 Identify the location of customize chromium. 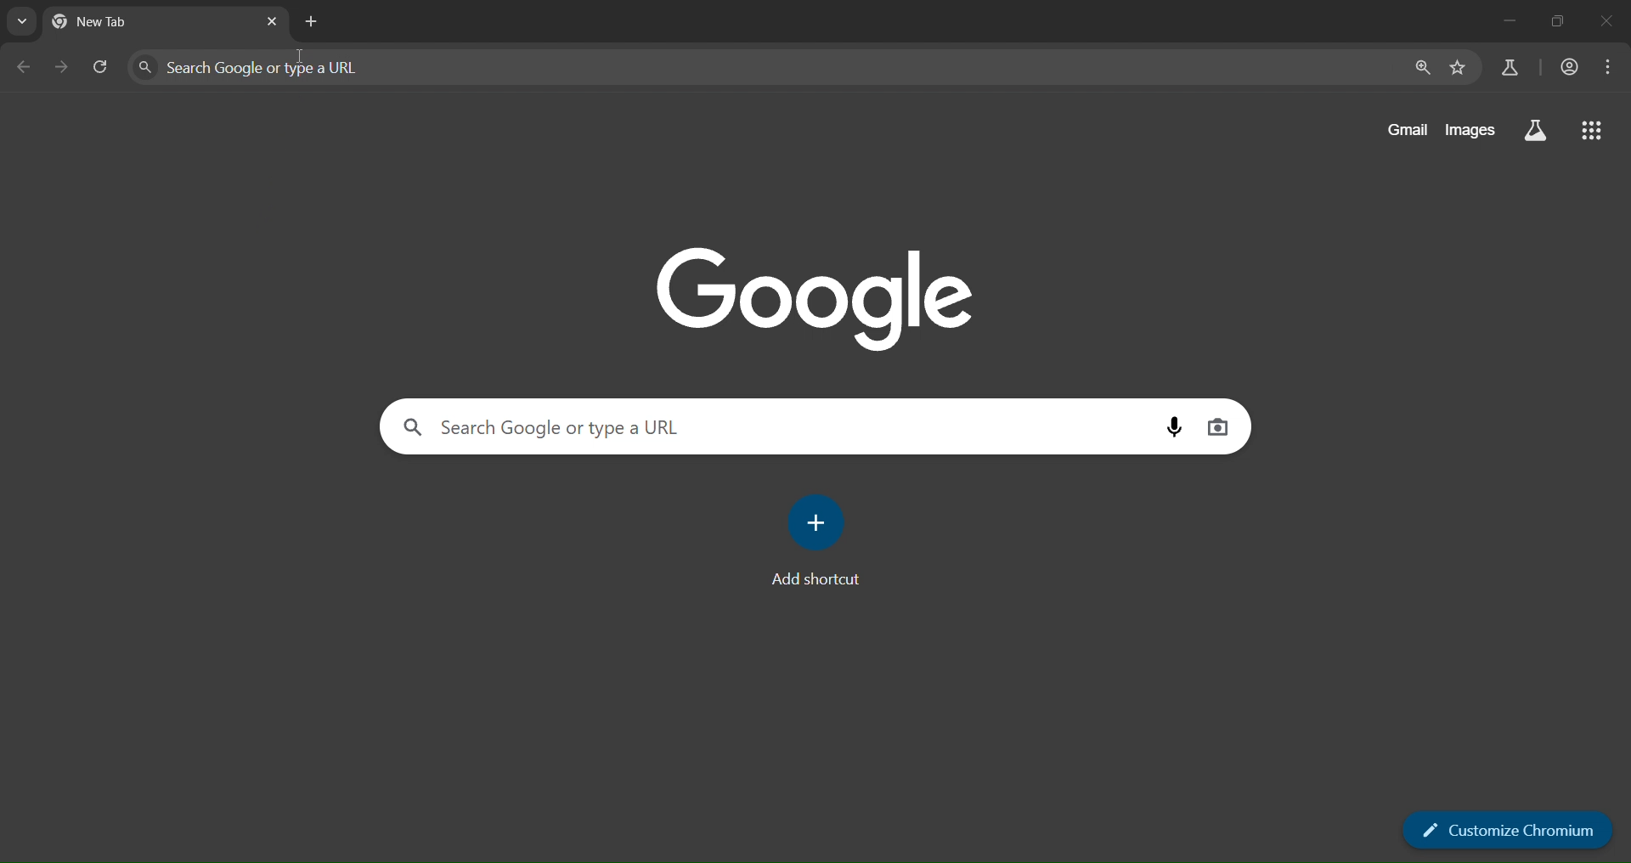
(1511, 831).